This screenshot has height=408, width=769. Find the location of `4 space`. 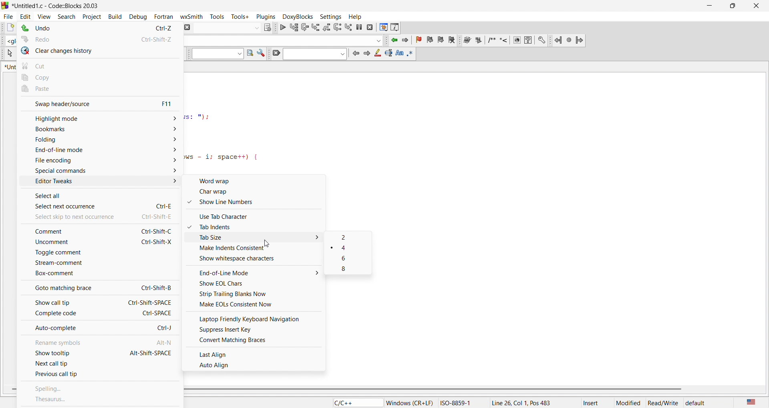

4 space is located at coordinates (350, 248).